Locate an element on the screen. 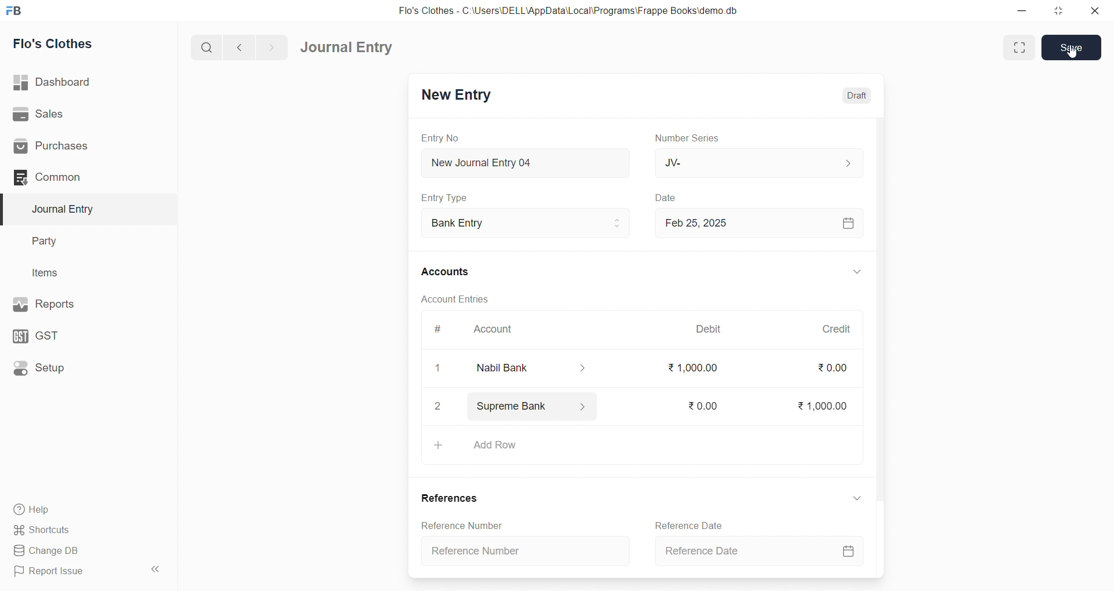  1 is located at coordinates (432, 368).